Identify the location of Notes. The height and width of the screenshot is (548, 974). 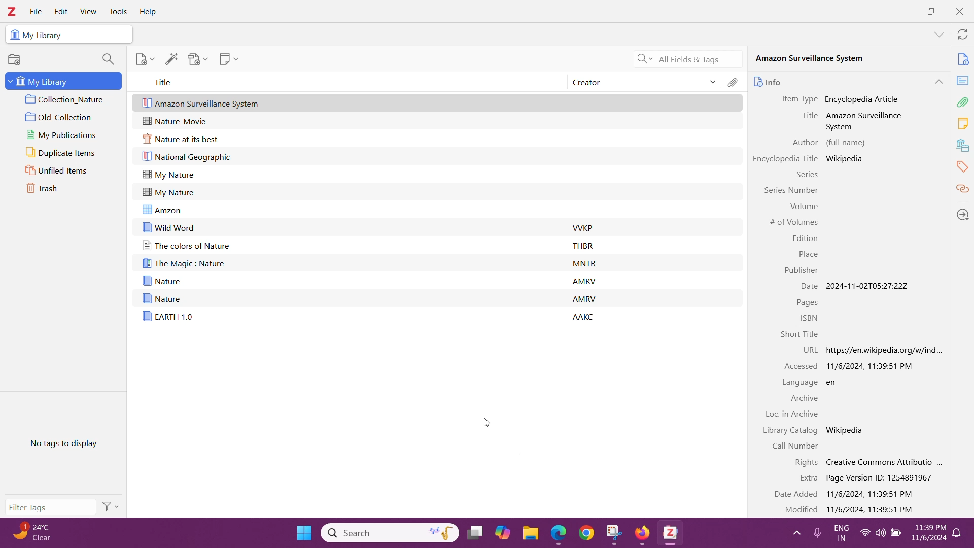
(962, 124).